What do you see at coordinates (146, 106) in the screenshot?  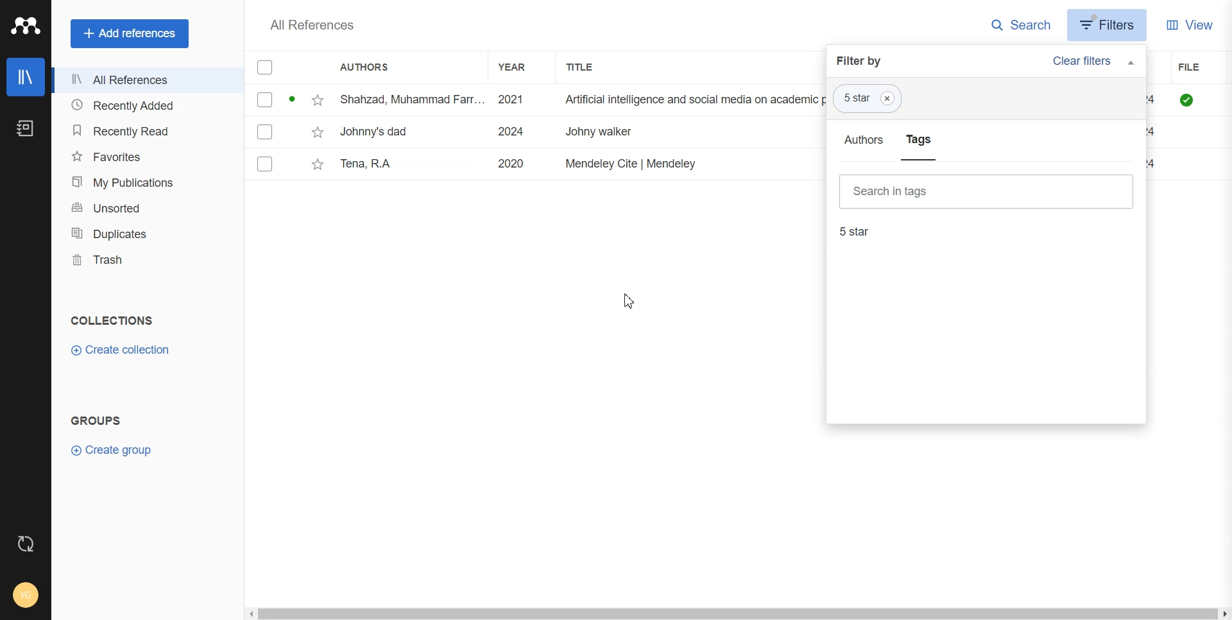 I see `Recently Added` at bounding box center [146, 106].